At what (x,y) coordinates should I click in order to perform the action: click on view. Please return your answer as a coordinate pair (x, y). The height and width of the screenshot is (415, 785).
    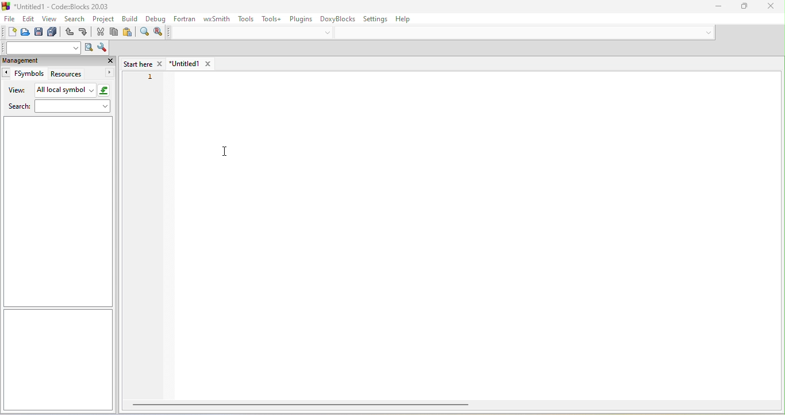
    Looking at the image, I should click on (17, 90).